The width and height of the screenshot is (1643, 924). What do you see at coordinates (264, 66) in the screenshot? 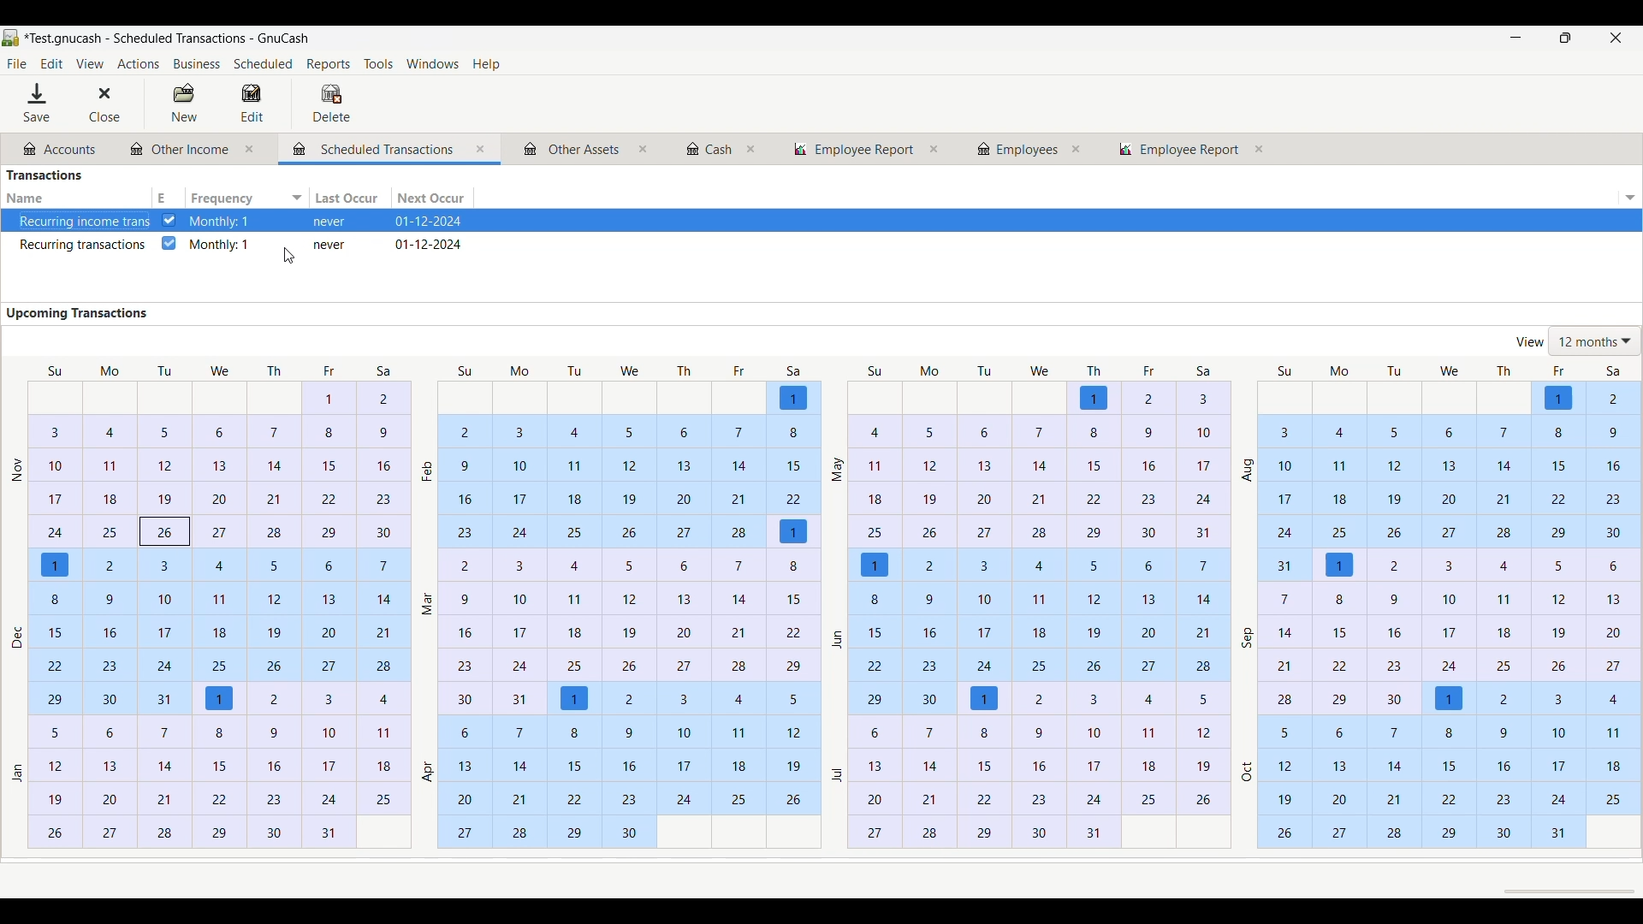
I see `Scheduled menu added` at bounding box center [264, 66].